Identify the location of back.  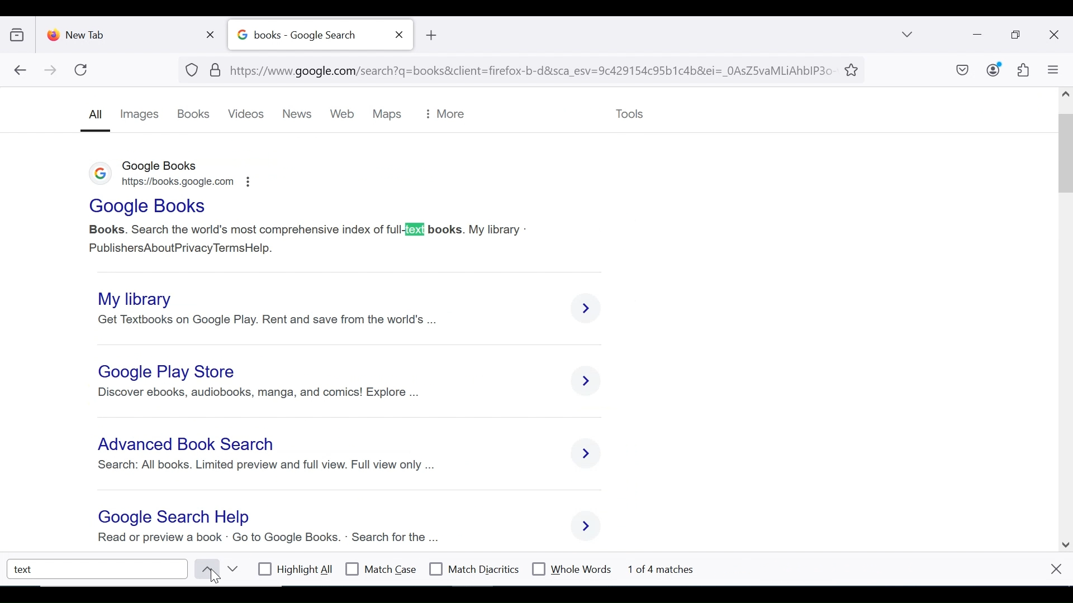
(20, 71).